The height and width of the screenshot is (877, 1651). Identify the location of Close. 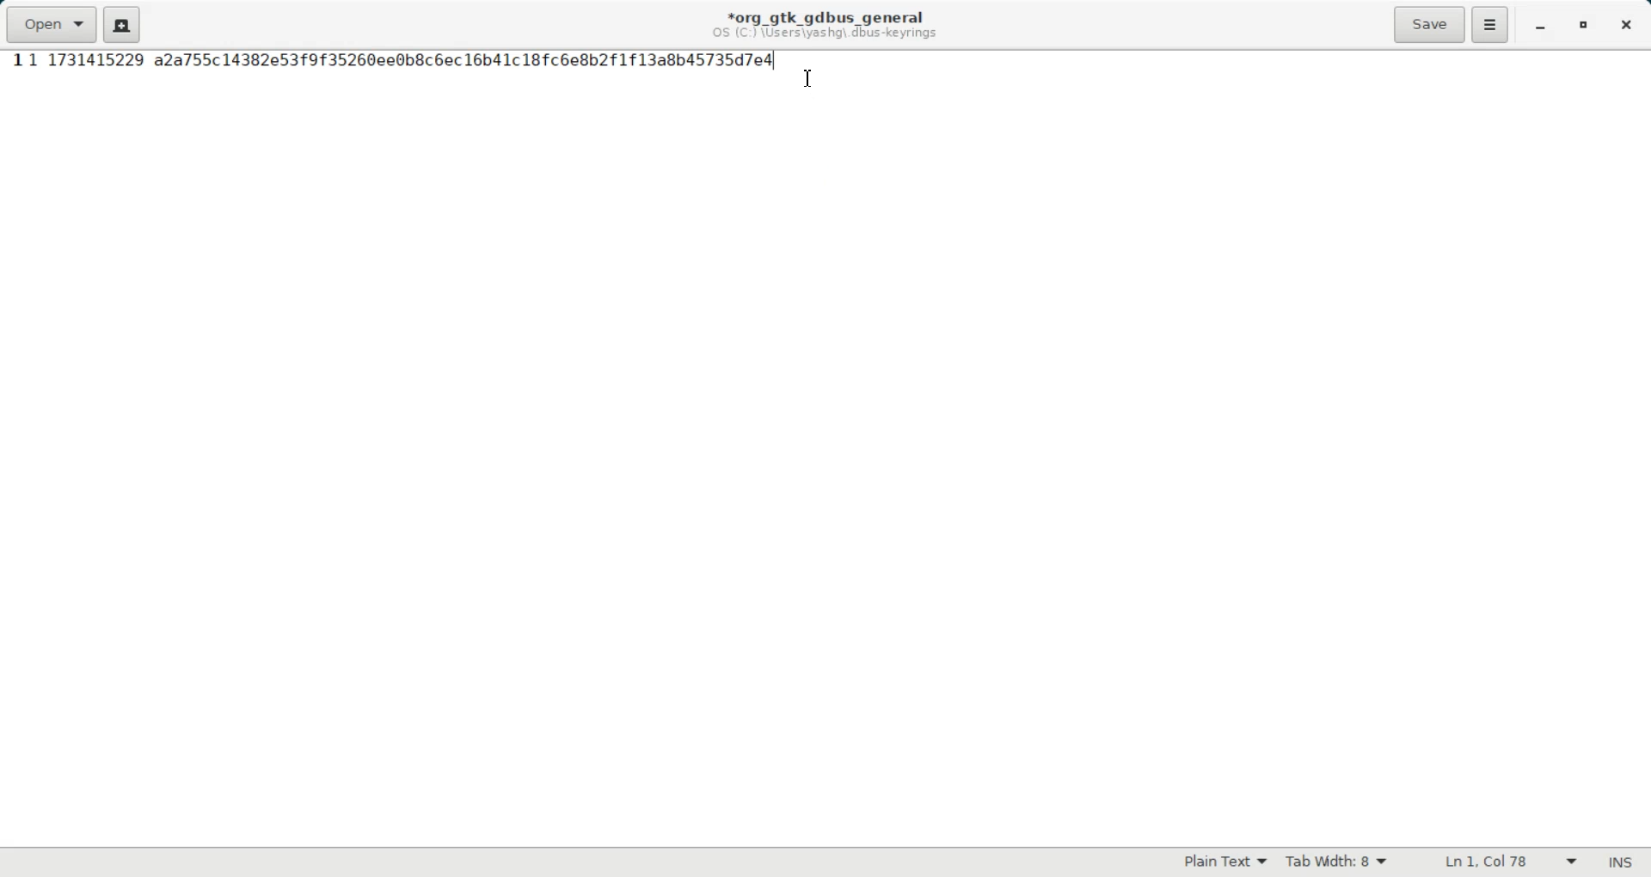
(1624, 26).